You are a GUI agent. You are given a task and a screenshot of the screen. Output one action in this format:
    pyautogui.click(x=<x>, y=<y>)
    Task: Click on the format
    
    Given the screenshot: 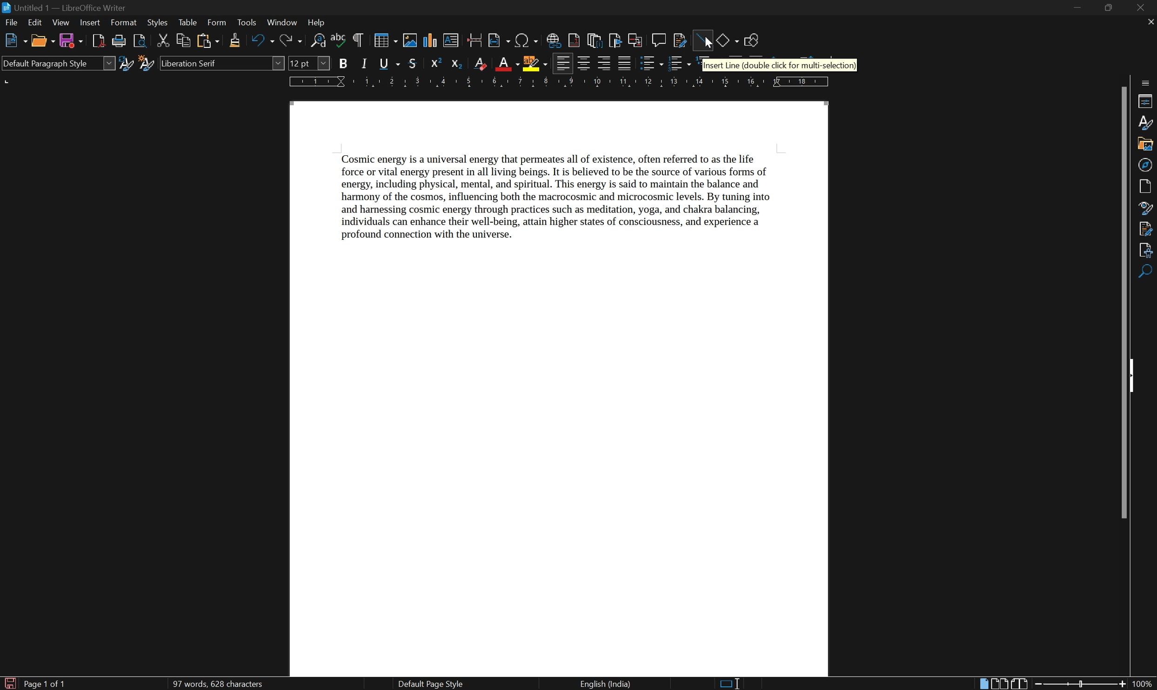 What is the action you would take?
    pyautogui.click(x=124, y=23)
    